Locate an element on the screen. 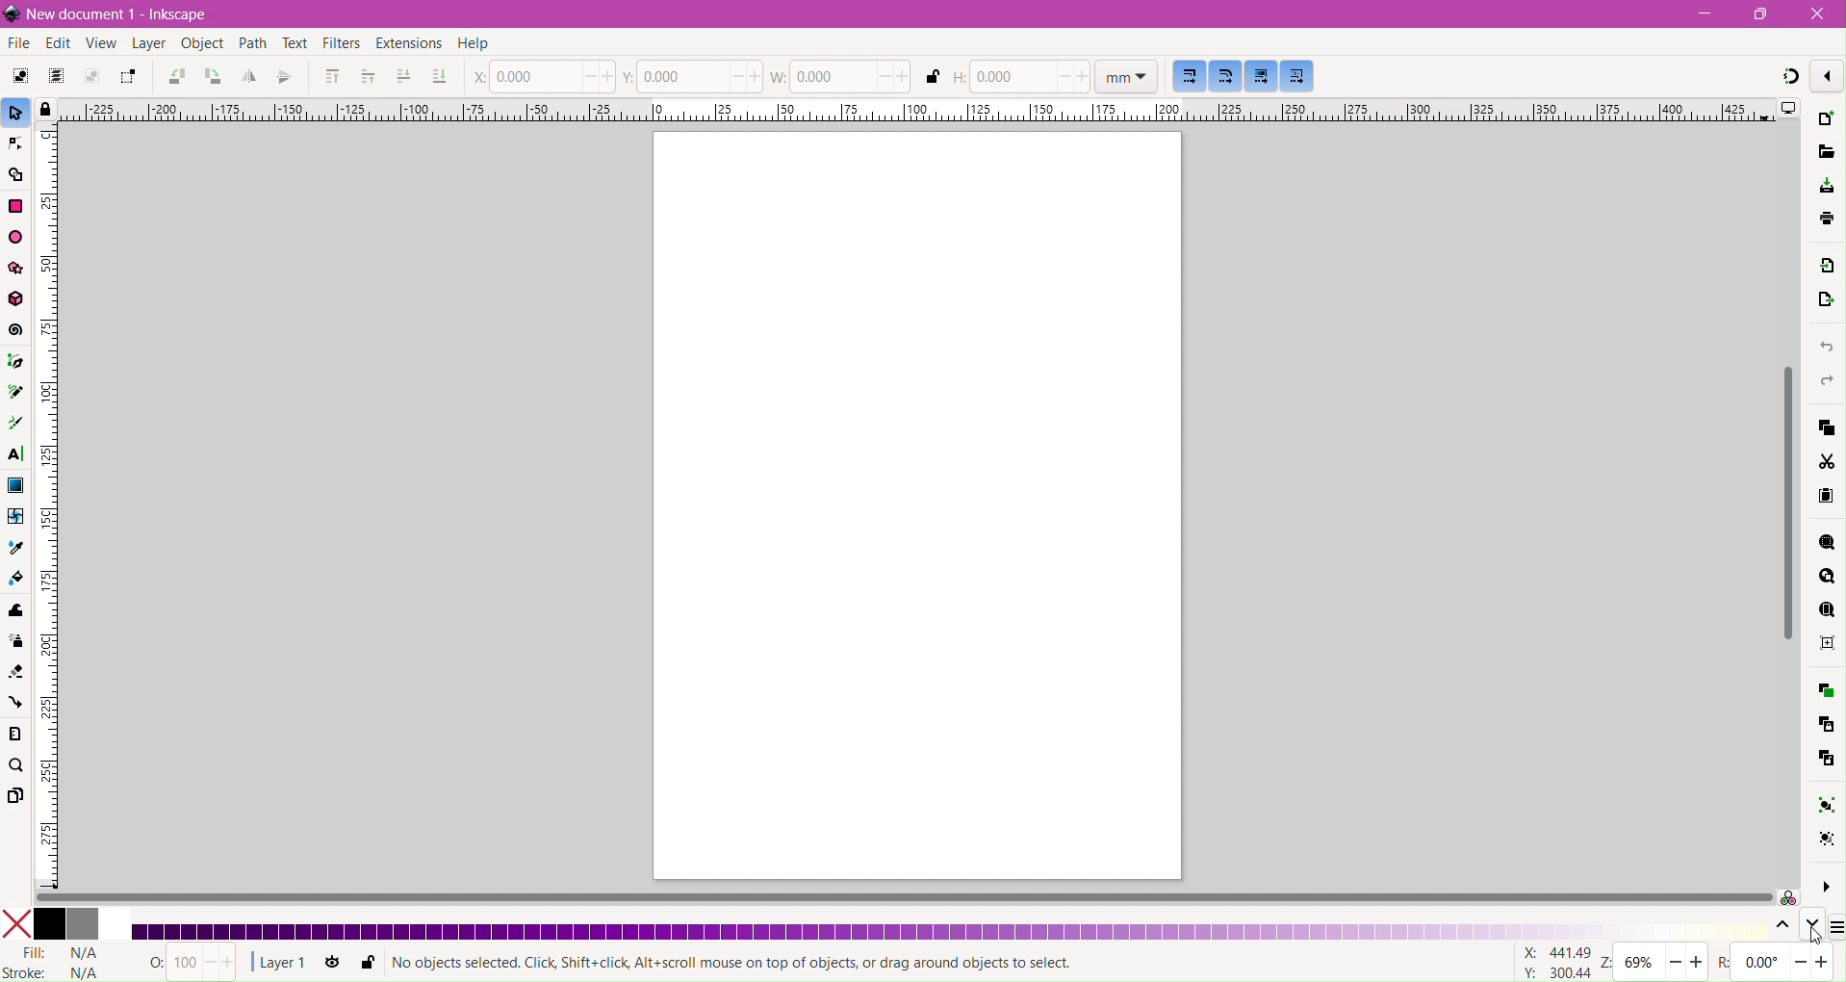 The image size is (1846, 982). File is located at coordinates (16, 44).